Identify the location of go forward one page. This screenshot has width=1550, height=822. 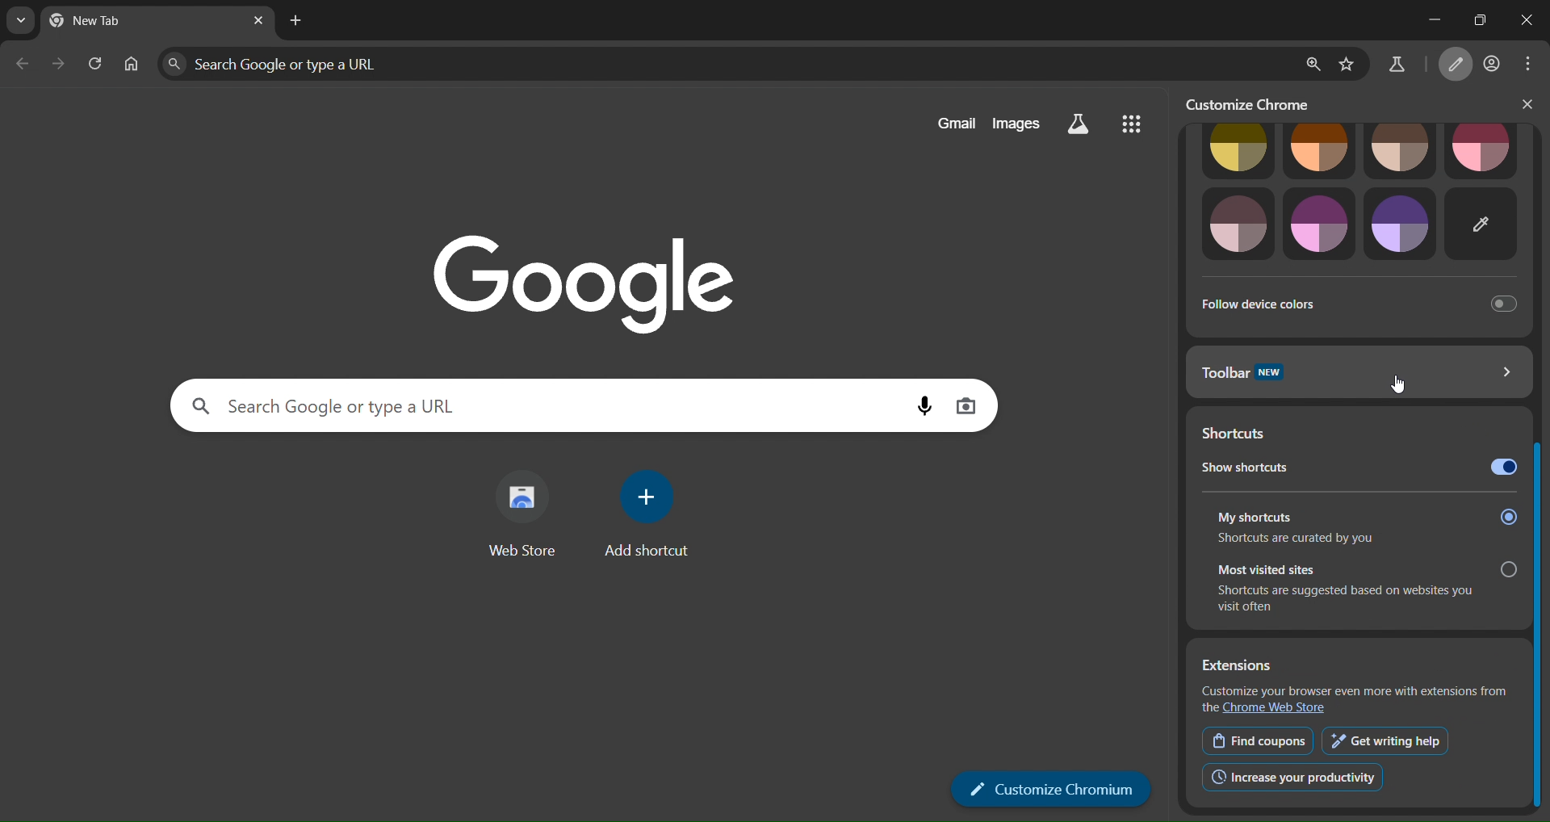
(58, 65).